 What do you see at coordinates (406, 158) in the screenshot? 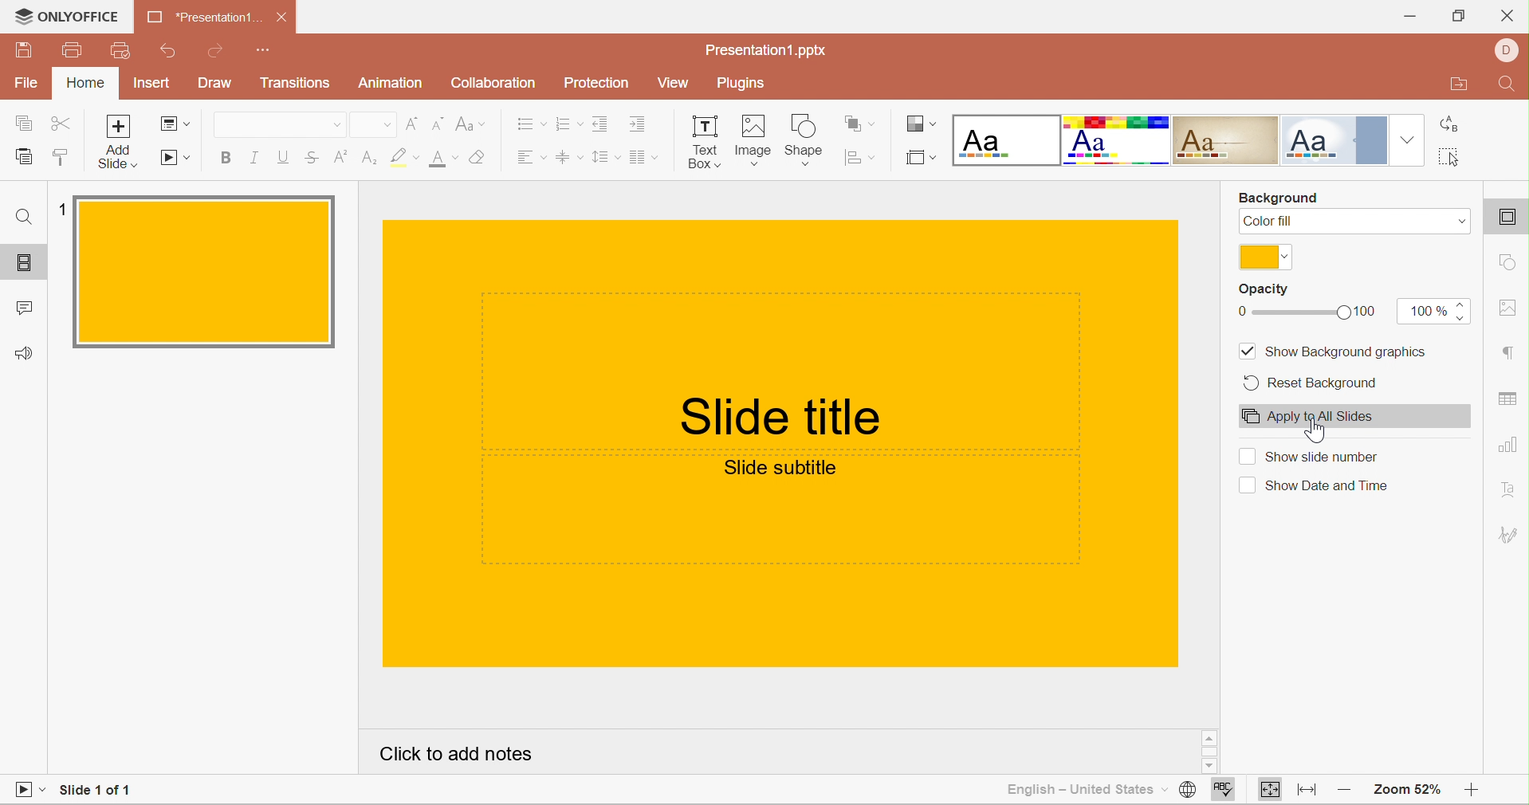
I see `Highlight color` at bounding box center [406, 158].